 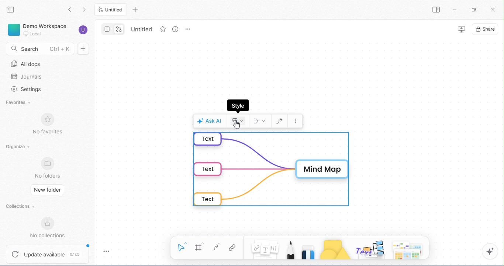 What do you see at coordinates (83, 29) in the screenshot?
I see `account` at bounding box center [83, 29].